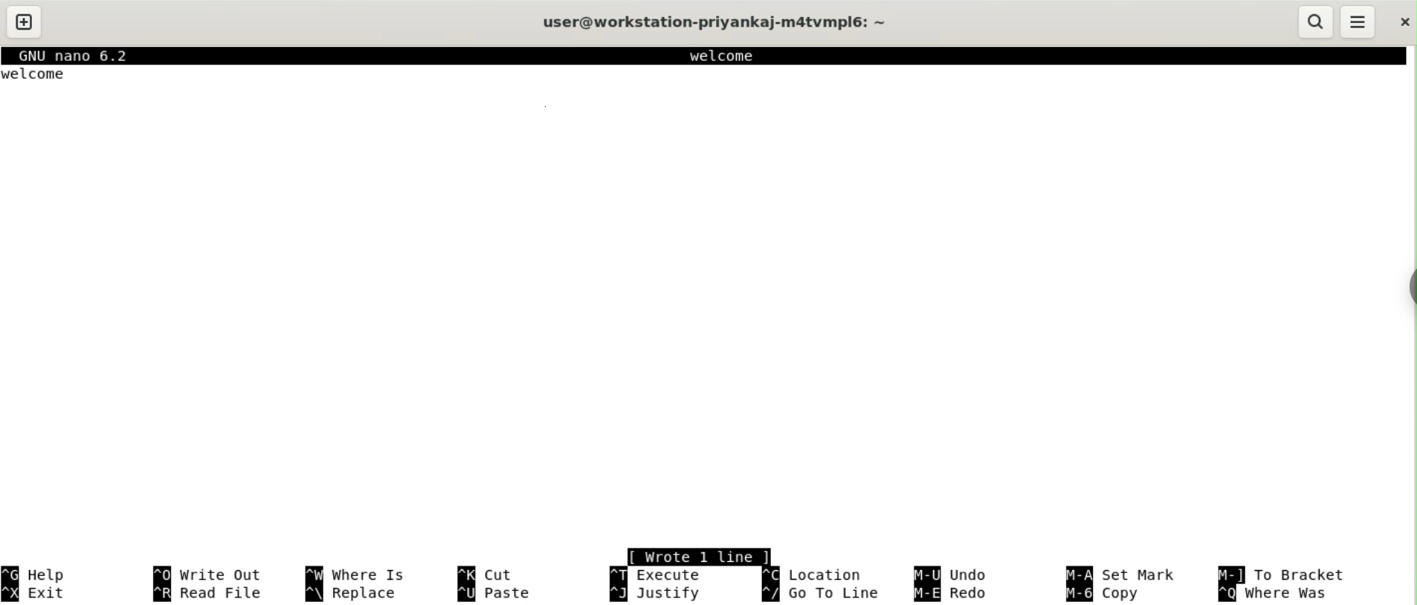  Describe the element at coordinates (501, 594) in the screenshot. I see `paste` at that location.